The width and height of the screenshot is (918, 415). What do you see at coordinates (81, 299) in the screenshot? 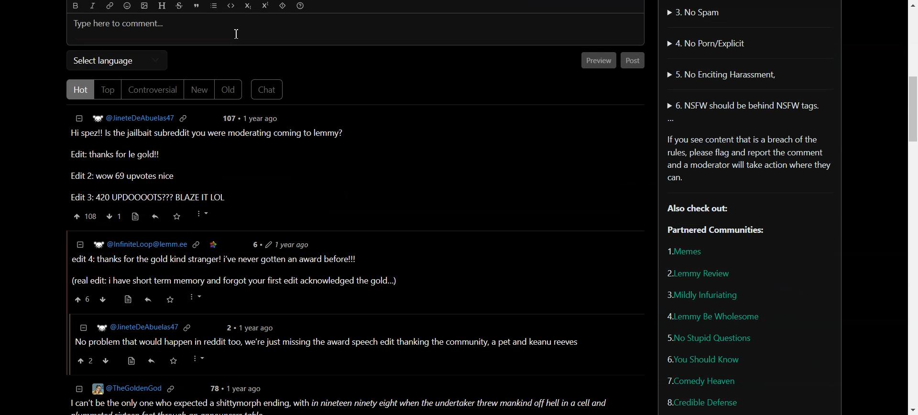
I see `upvote` at bounding box center [81, 299].